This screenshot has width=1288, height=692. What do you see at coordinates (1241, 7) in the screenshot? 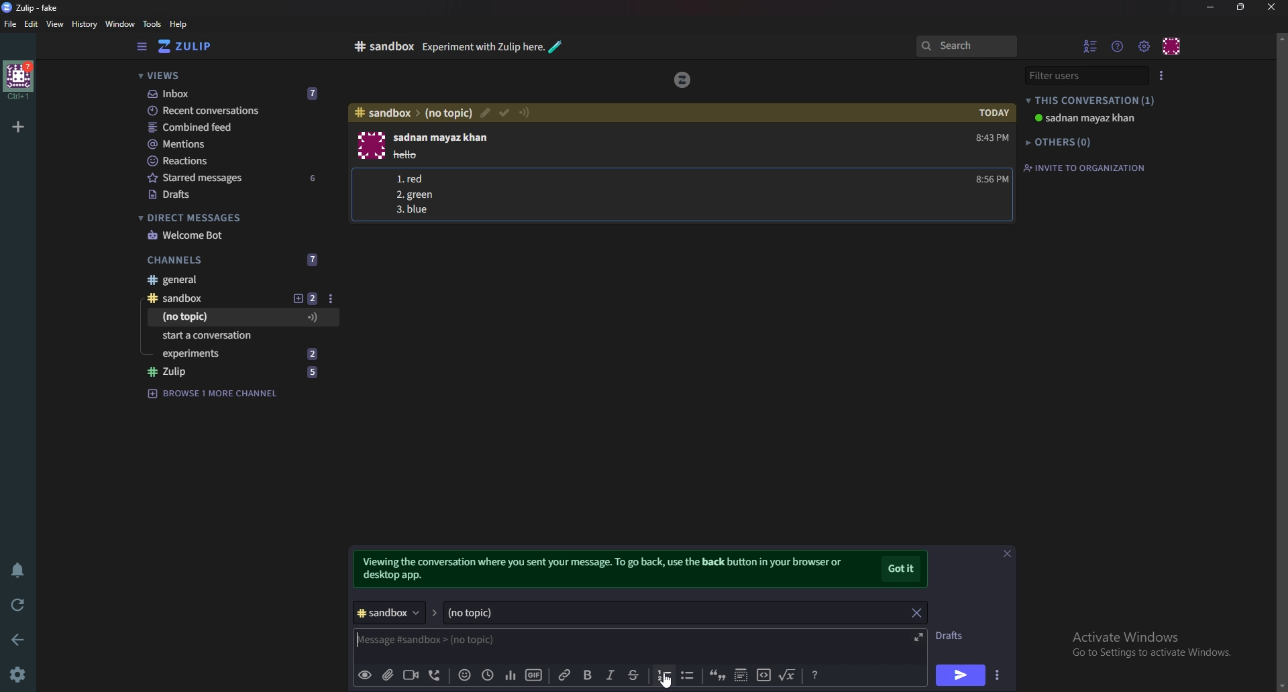
I see `Resize` at bounding box center [1241, 7].